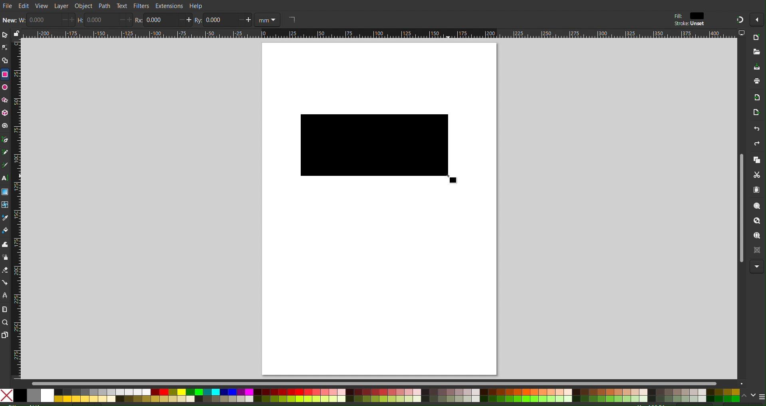 The width and height of the screenshot is (766, 406). What do you see at coordinates (99, 20) in the screenshot?
I see `0.000` at bounding box center [99, 20].